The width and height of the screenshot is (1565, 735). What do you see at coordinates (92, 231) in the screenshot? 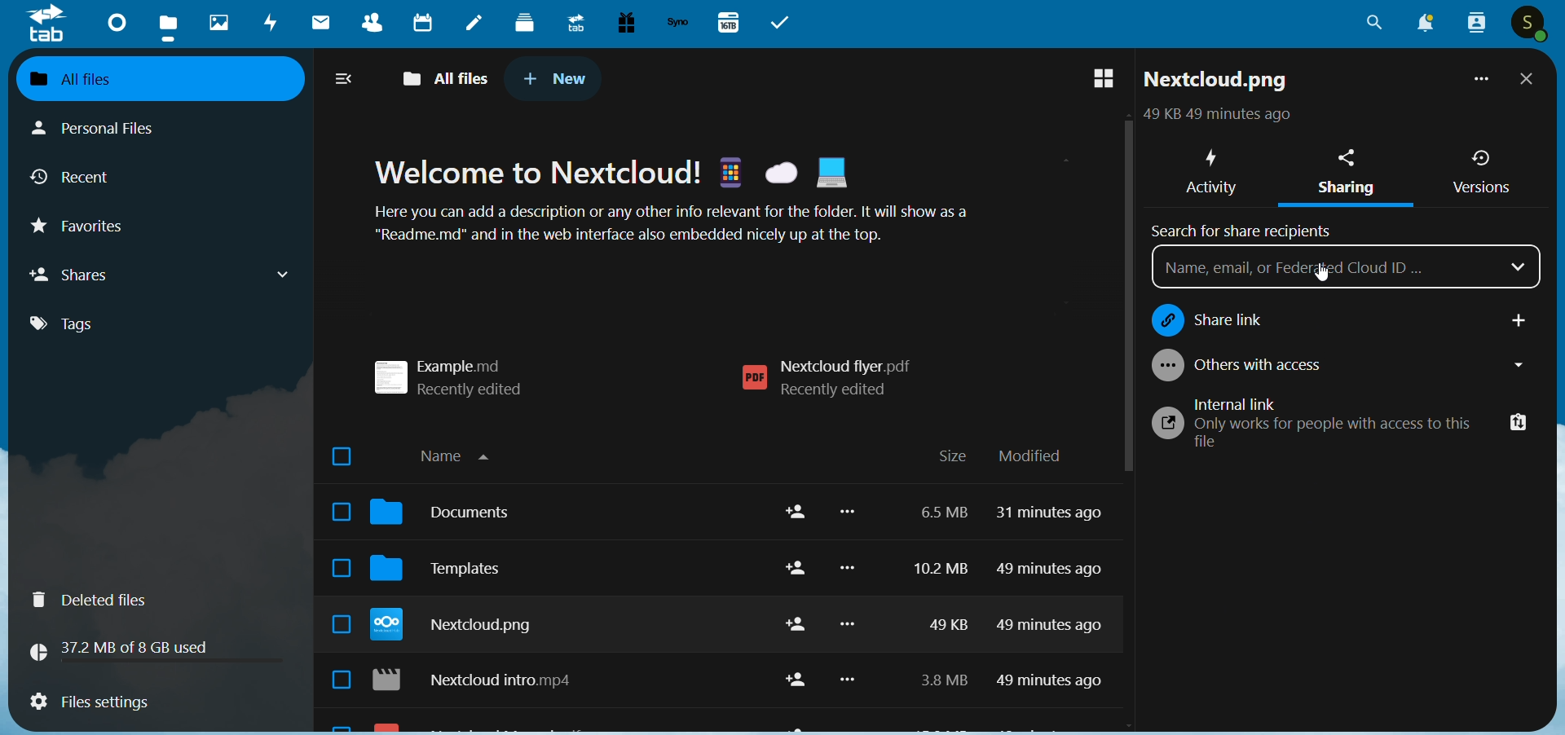
I see `favorites` at bounding box center [92, 231].